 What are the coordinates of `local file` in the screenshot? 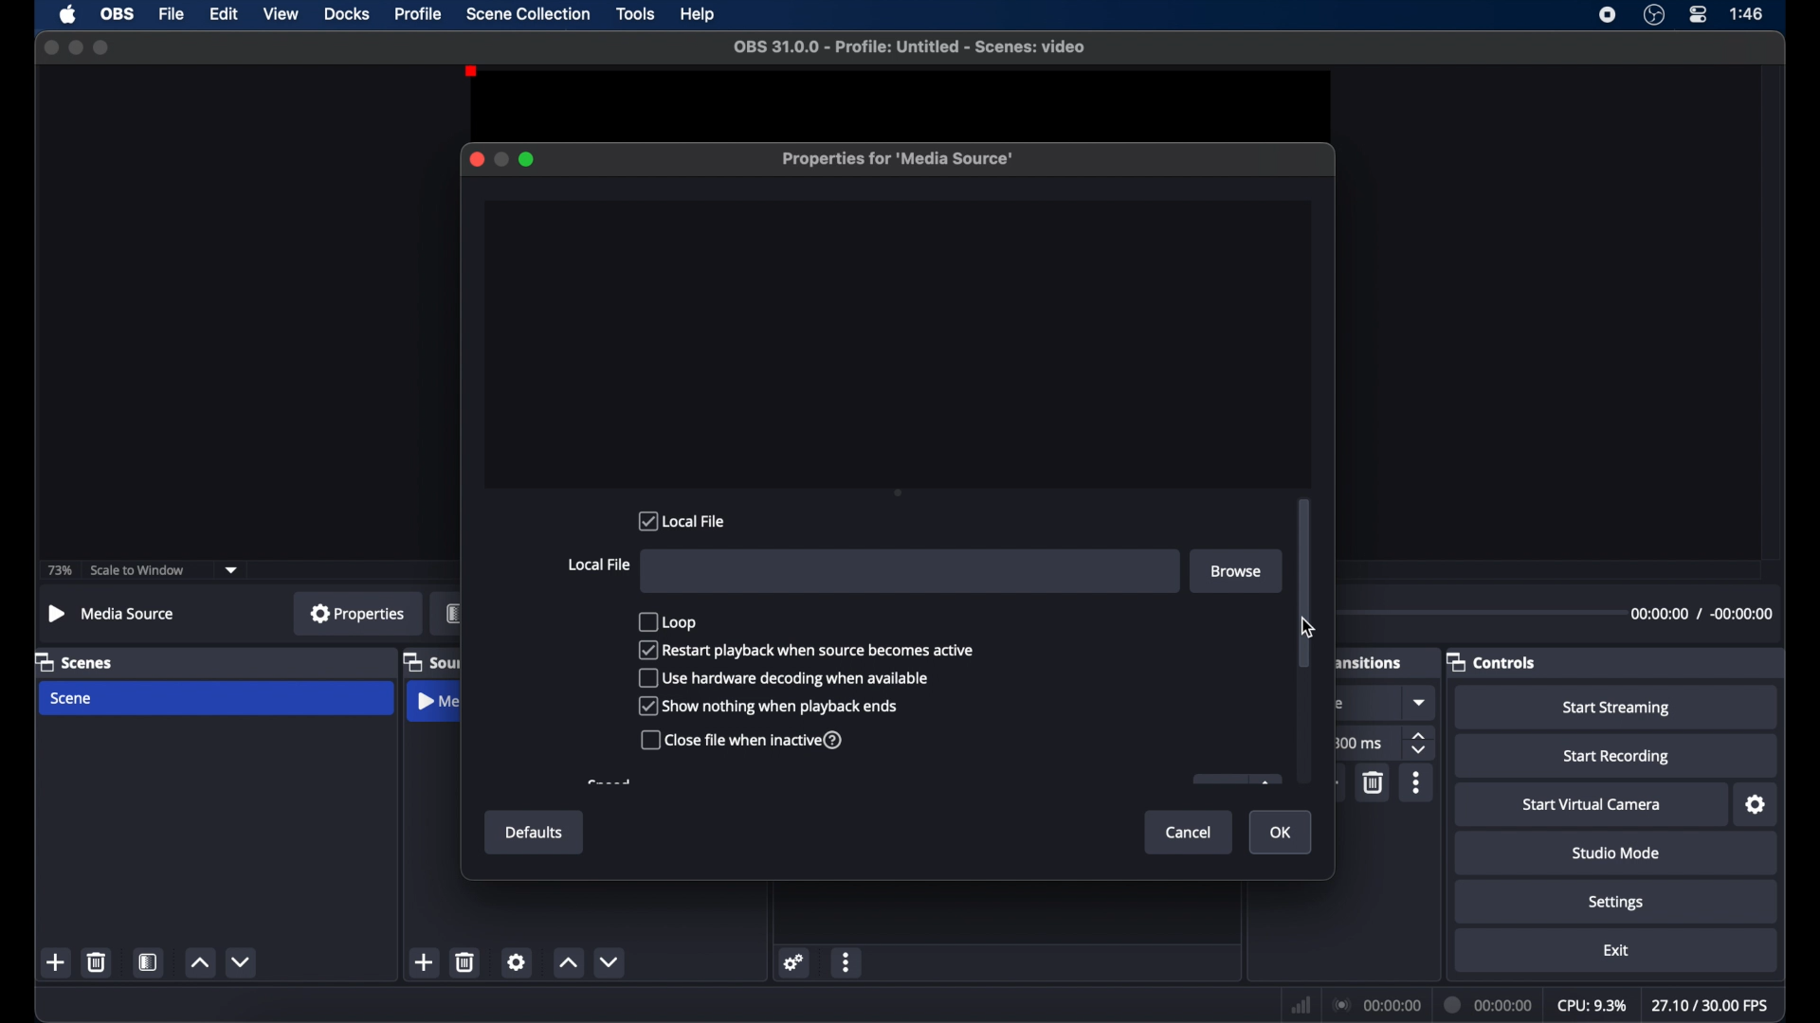 It's located at (682, 520).